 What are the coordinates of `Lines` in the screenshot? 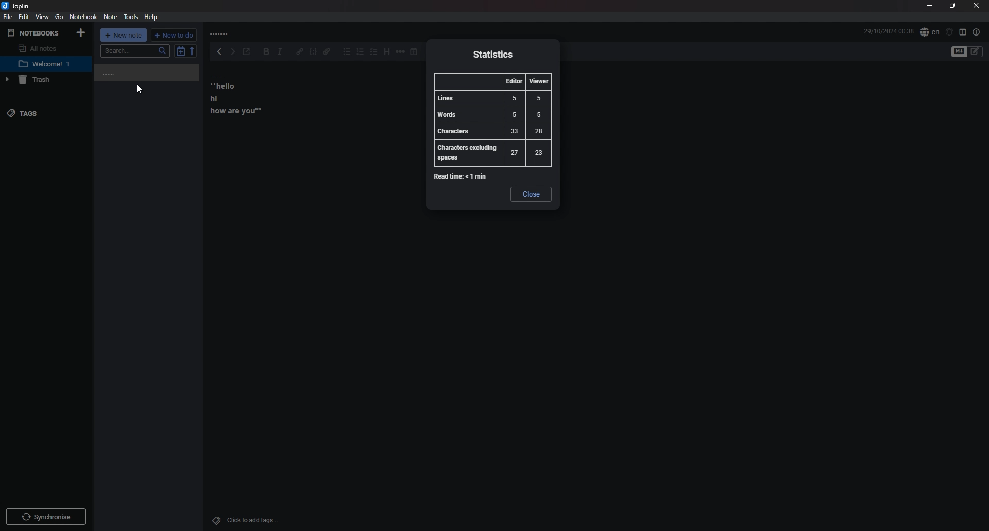 It's located at (491, 99).